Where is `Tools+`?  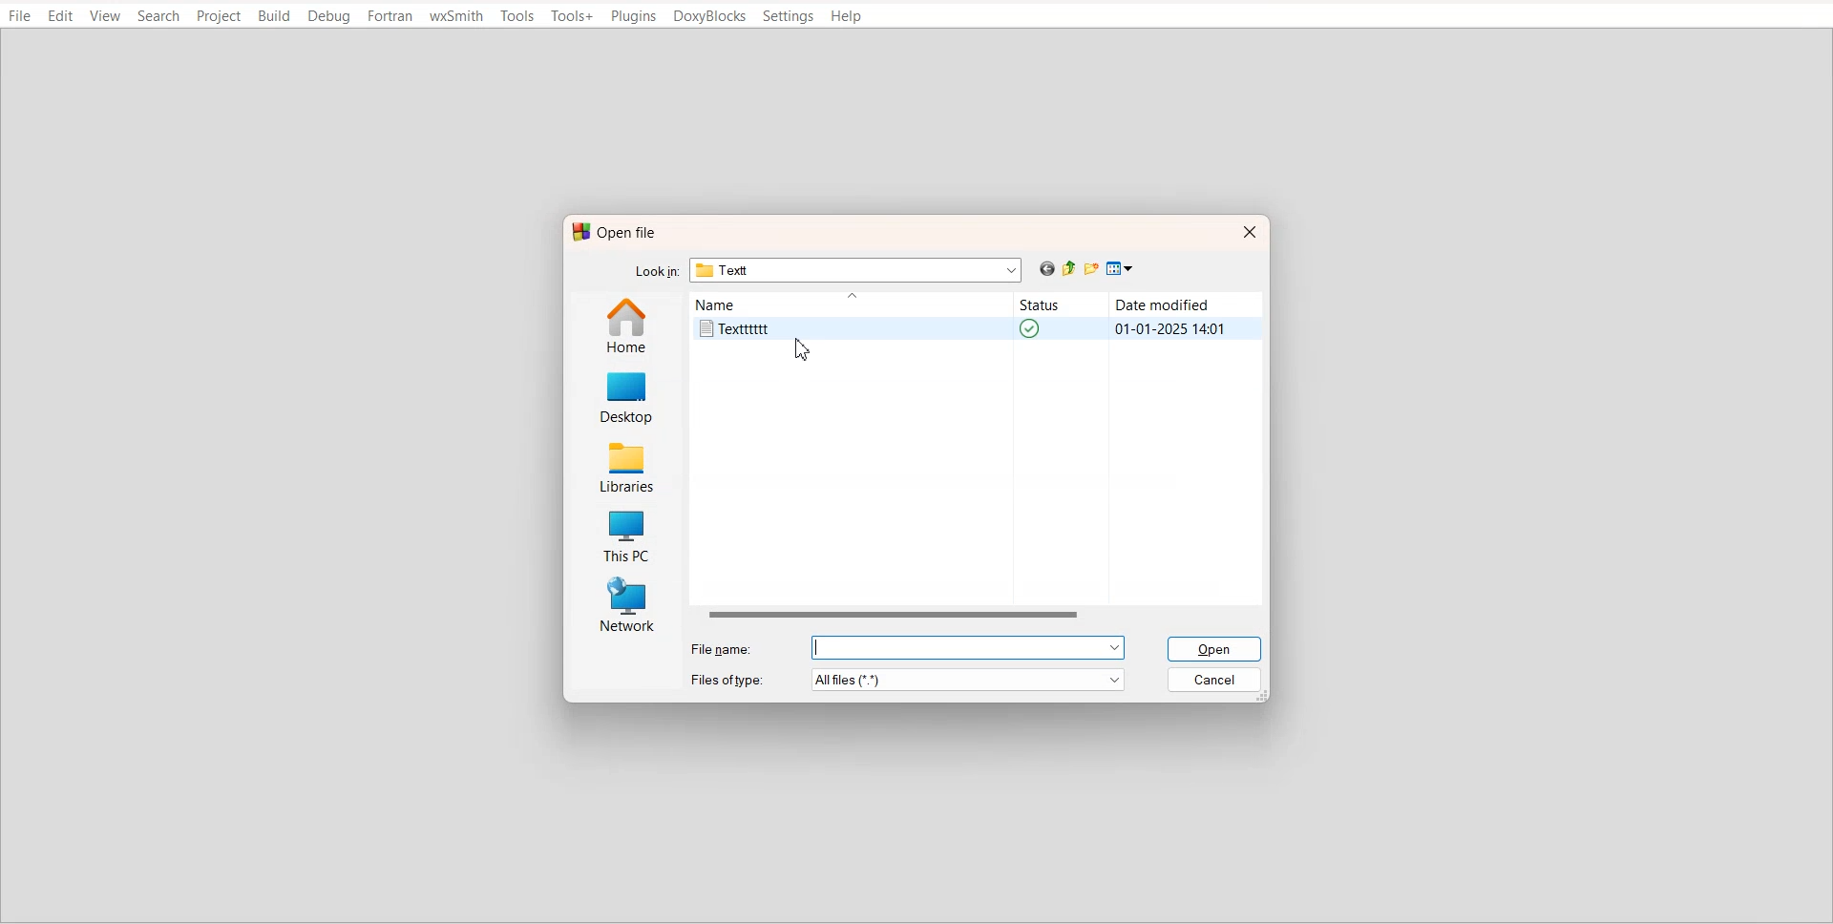 Tools+ is located at coordinates (573, 15).